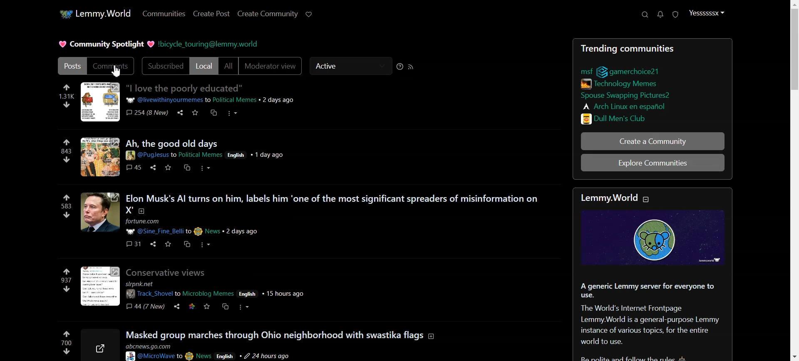 Image resolution: width=799 pixels, height=361 pixels. I want to click on 843, so click(66, 151).